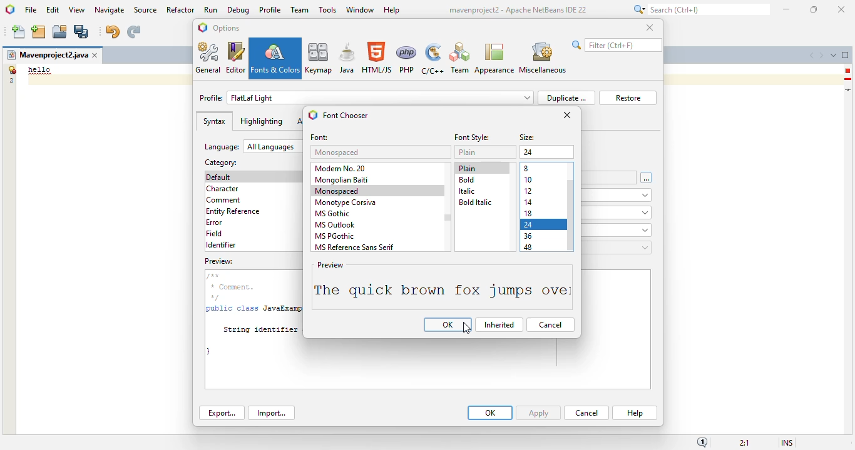 This screenshot has width=855, height=450. Describe the element at coordinates (550, 325) in the screenshot. I see `cancel` at that location.